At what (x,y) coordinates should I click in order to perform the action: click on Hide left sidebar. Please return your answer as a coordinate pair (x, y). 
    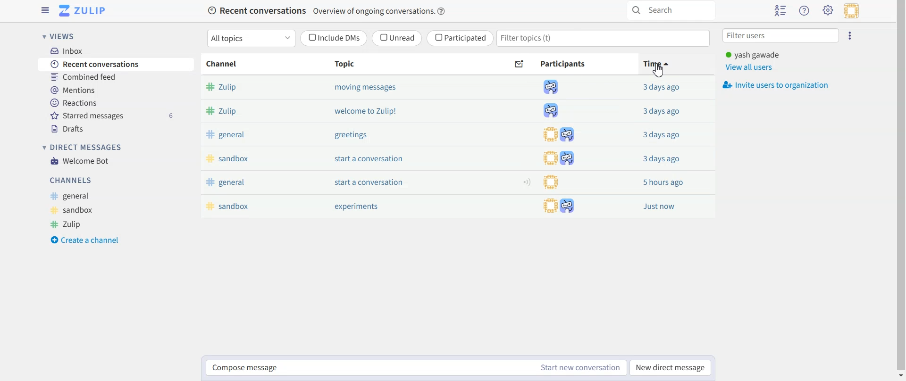
    Looking at the image, I should click on (45, 10).